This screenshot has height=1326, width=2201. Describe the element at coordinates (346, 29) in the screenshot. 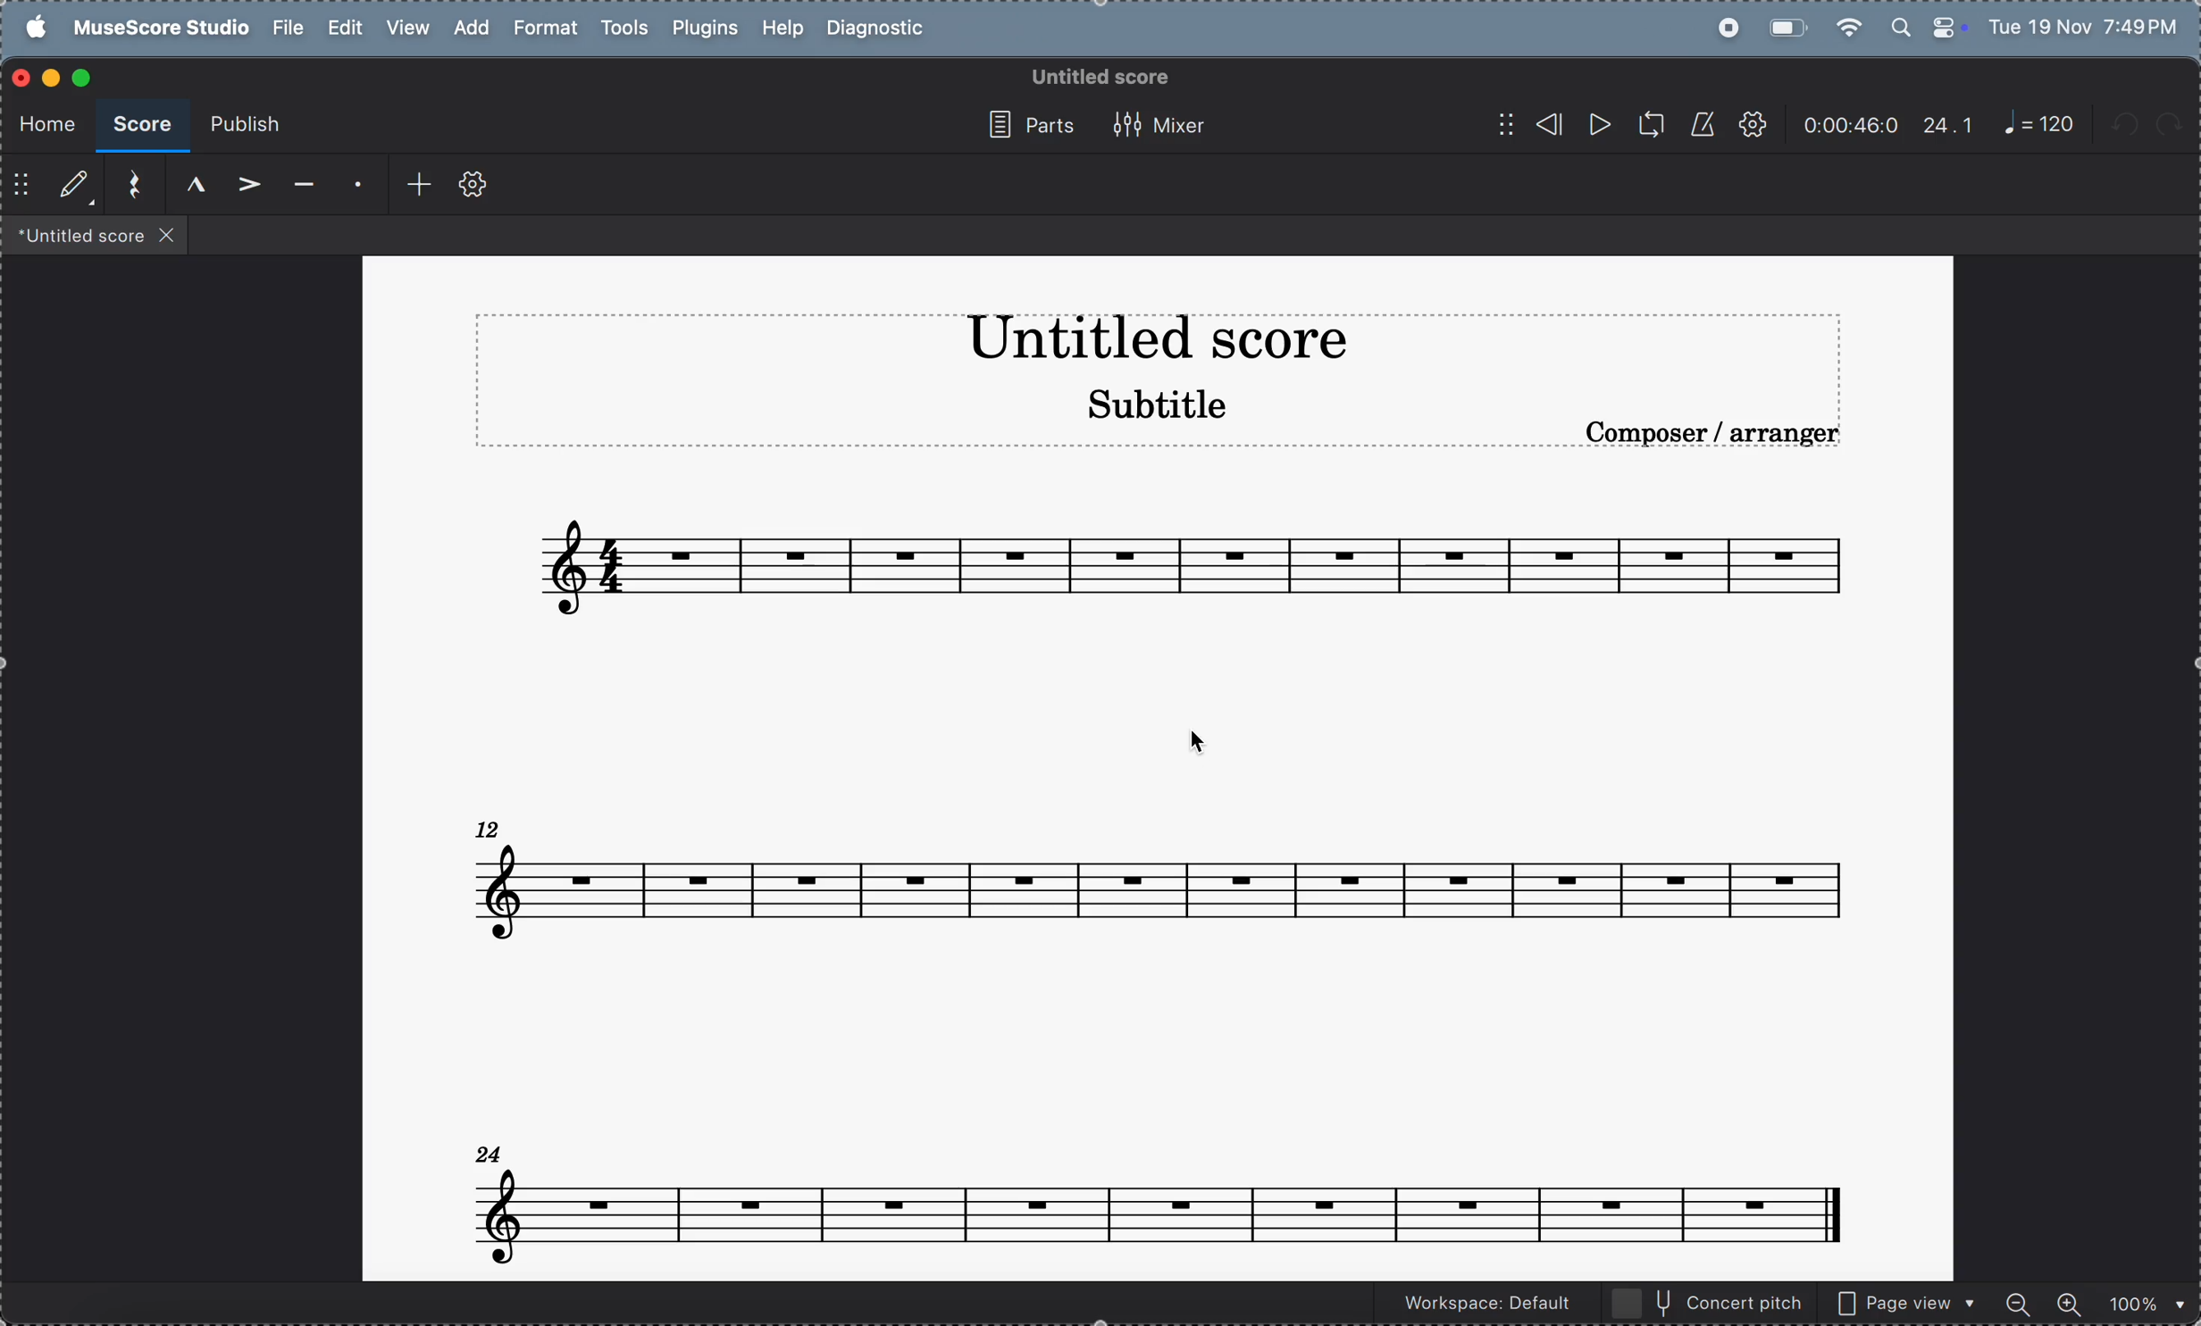

I see `edit` at that location.